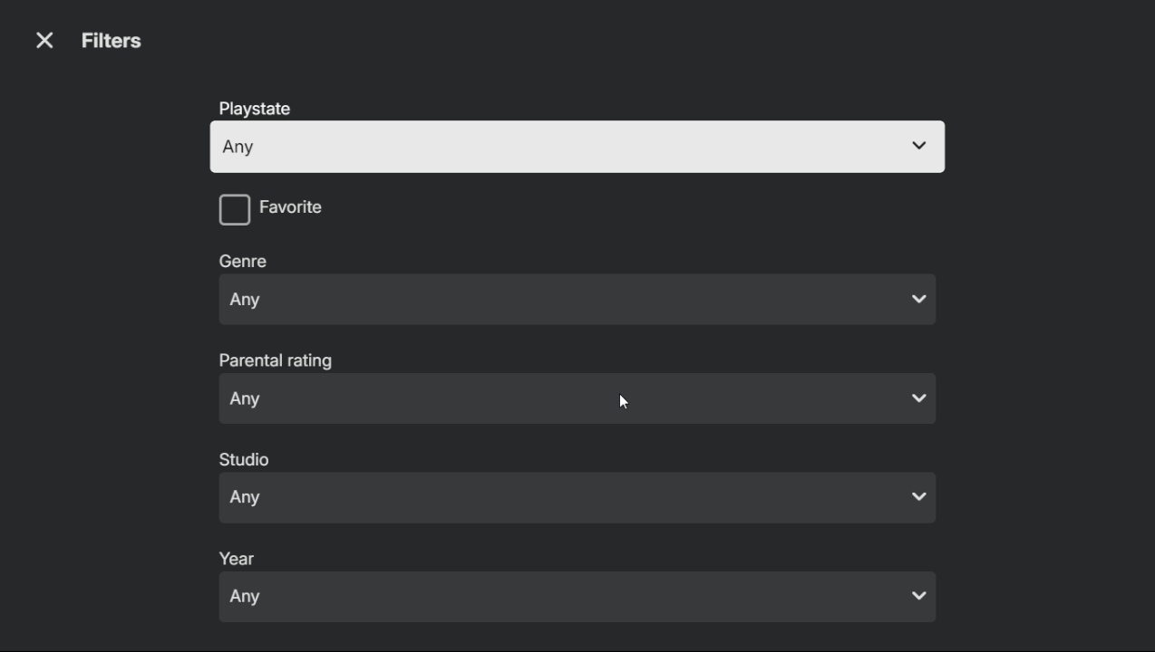 The height and width of the screenshot is (652, 1155). I want to click on genre, so click(273, 262).